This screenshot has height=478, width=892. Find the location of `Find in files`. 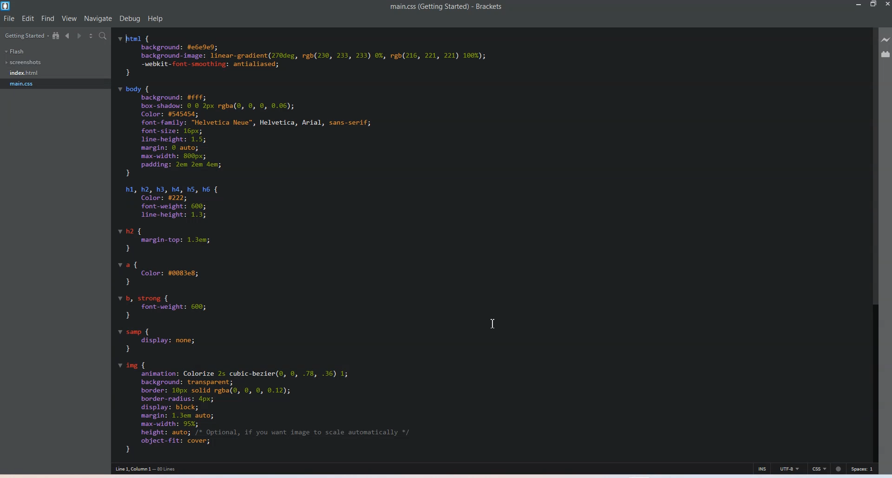

Find in files is located at coordinates (103, 36).